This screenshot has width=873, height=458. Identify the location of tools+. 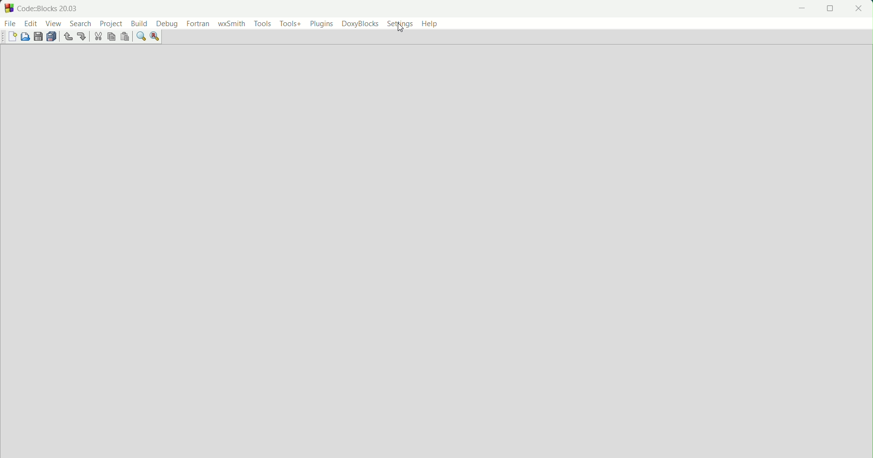
(289, 24).